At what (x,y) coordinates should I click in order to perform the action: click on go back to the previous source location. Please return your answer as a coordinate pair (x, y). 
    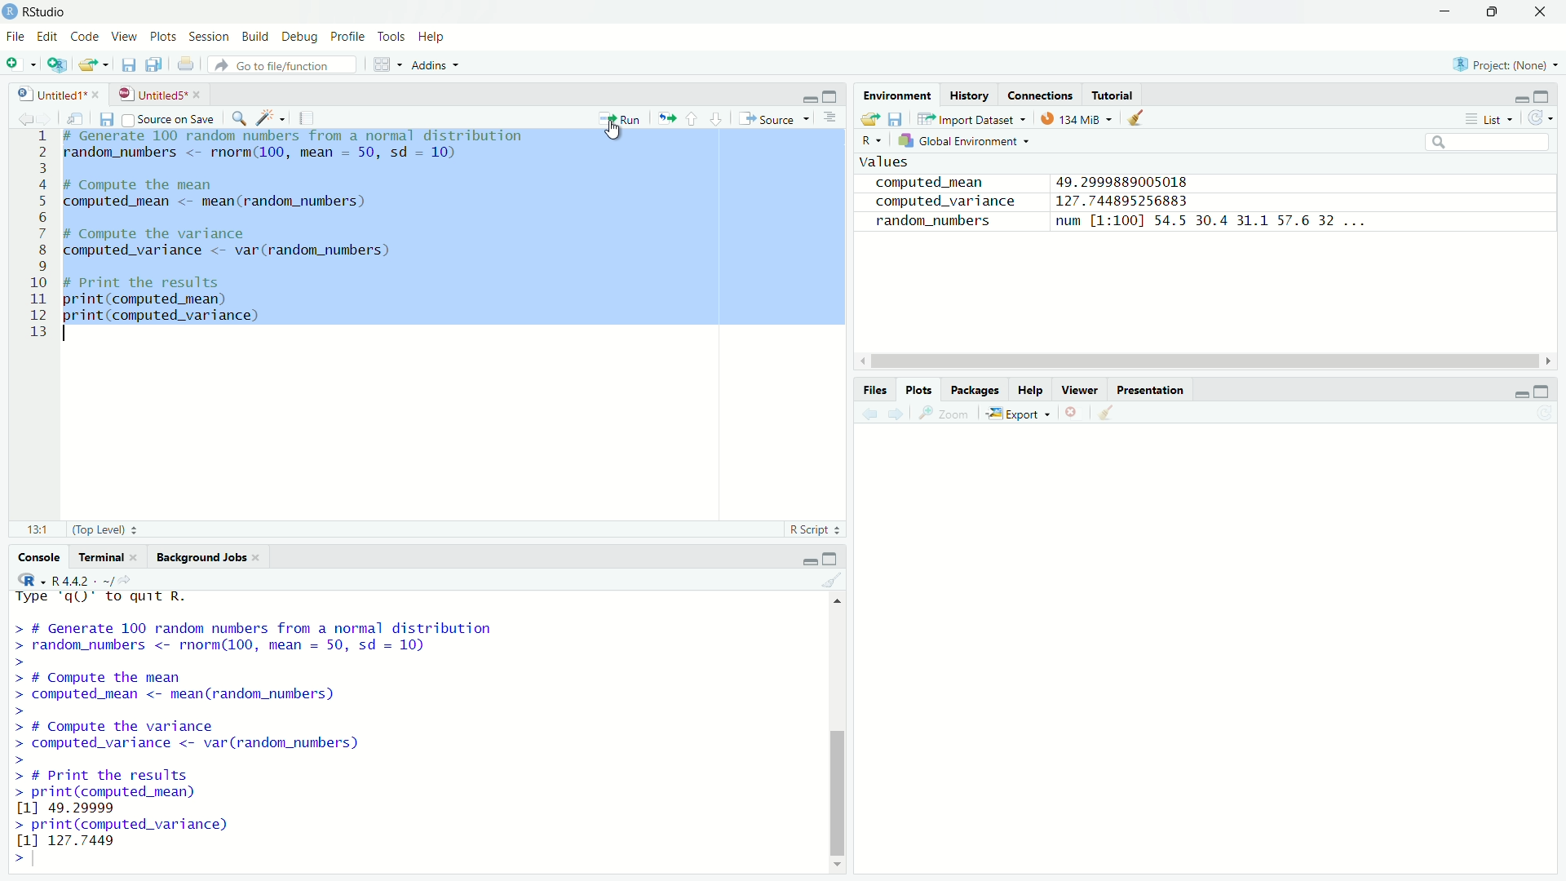
    Looking at the image, I should click on (15, 117).